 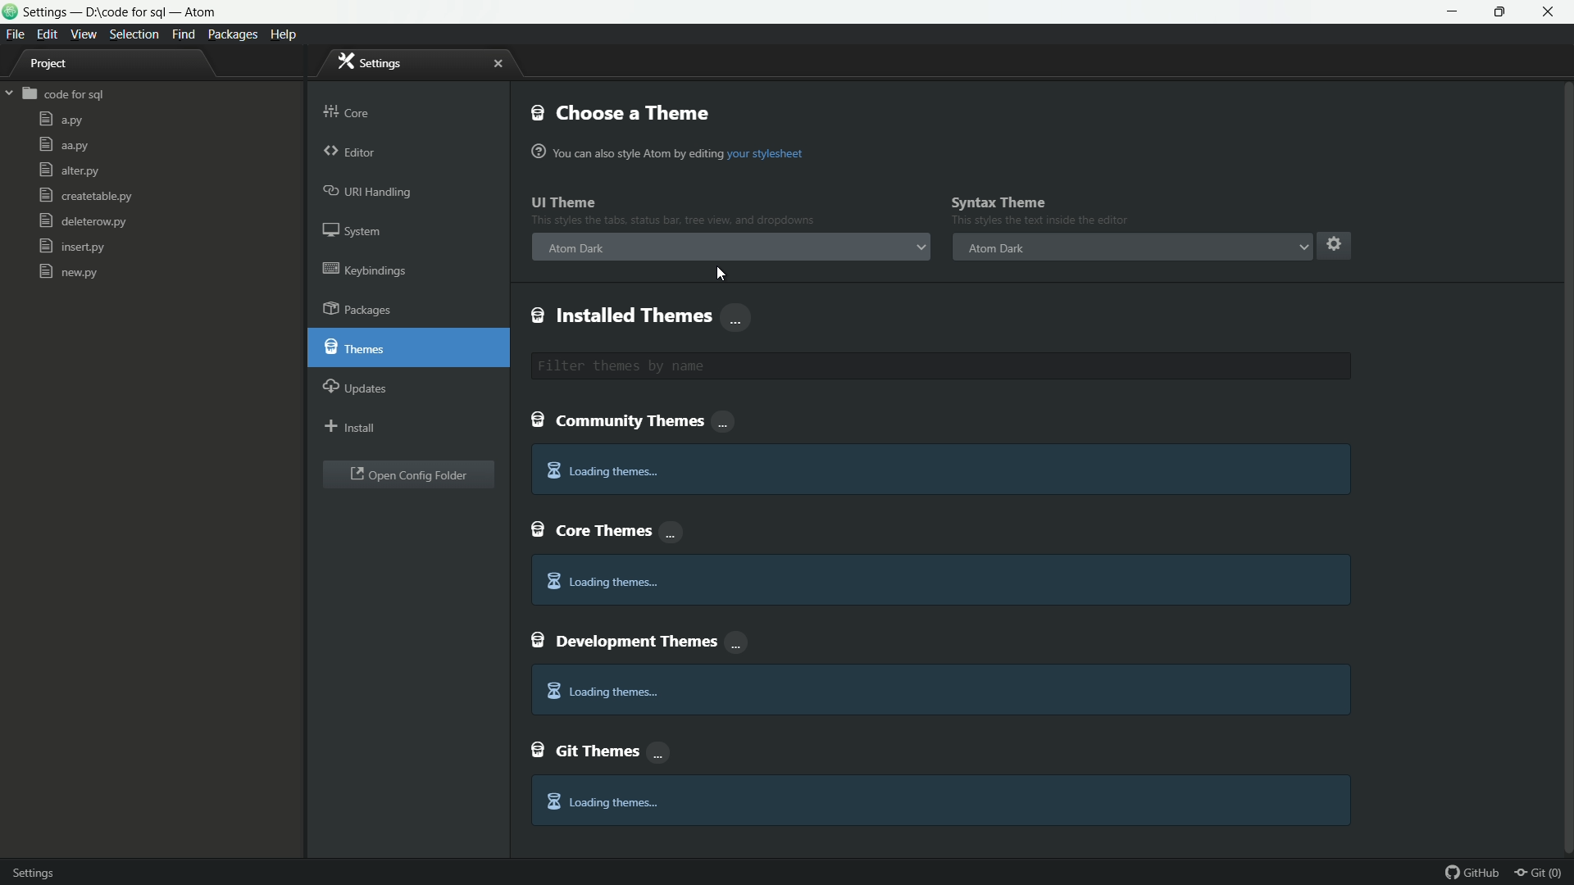 I want to click on themes, so click(x=353, y=345).